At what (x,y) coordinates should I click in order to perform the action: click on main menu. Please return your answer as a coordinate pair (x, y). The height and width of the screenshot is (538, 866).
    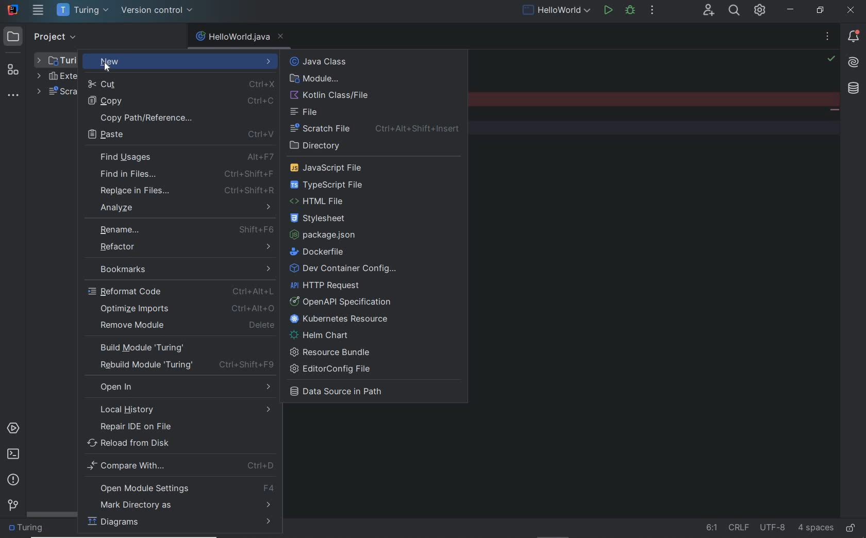
    Looking at the image, I should click on (38, 11).